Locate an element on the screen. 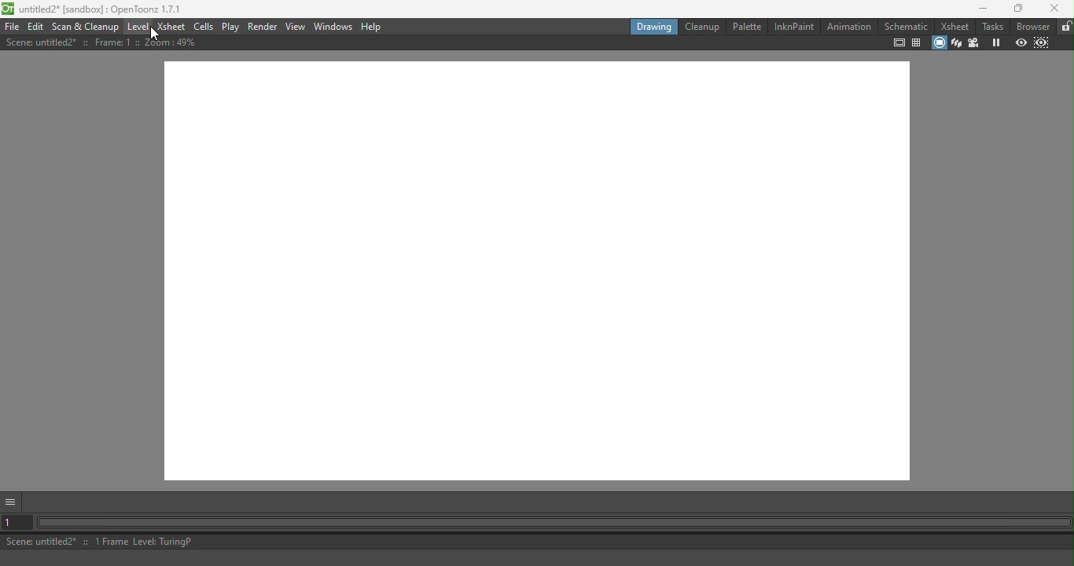 The width and height of the screenshot is (1074, 566). Freeze is located at coordinates (992, 42).